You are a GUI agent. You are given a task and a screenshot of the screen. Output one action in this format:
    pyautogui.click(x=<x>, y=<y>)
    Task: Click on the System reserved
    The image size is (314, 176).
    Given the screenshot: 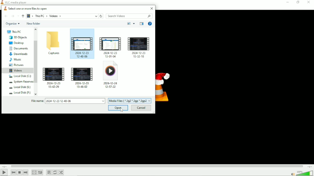 What is the action you would take?
    pyautogui.click(x=19, y=82)
    